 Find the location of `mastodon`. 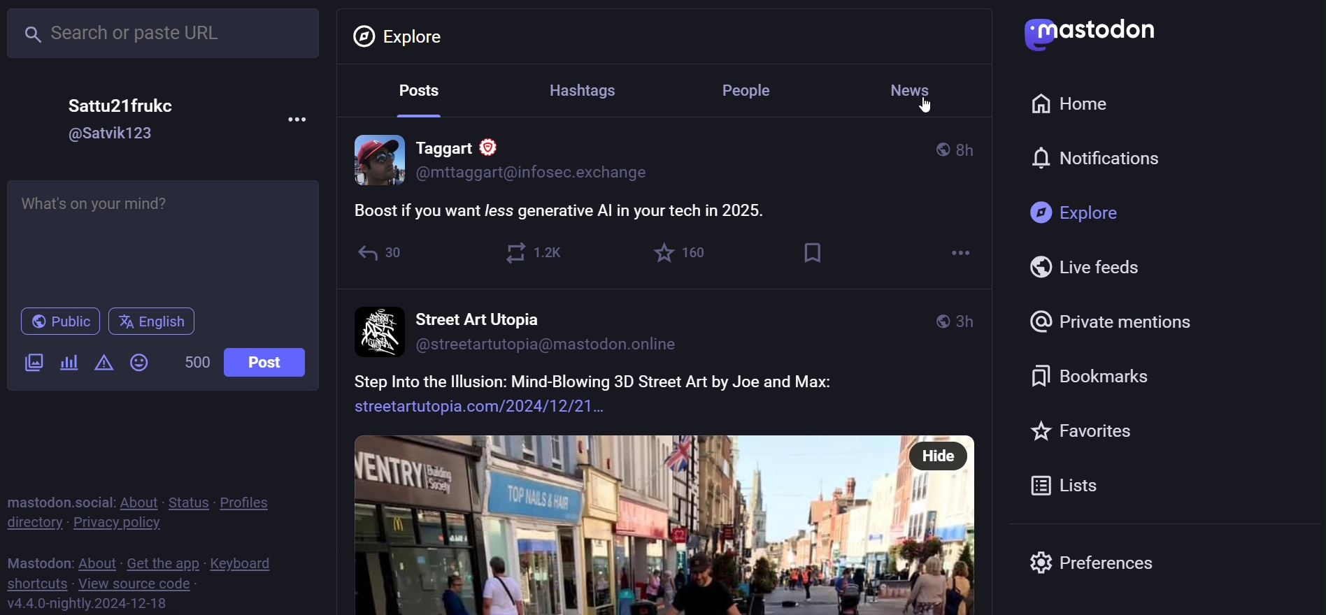

mastodon is located at coordinates (35, 561).